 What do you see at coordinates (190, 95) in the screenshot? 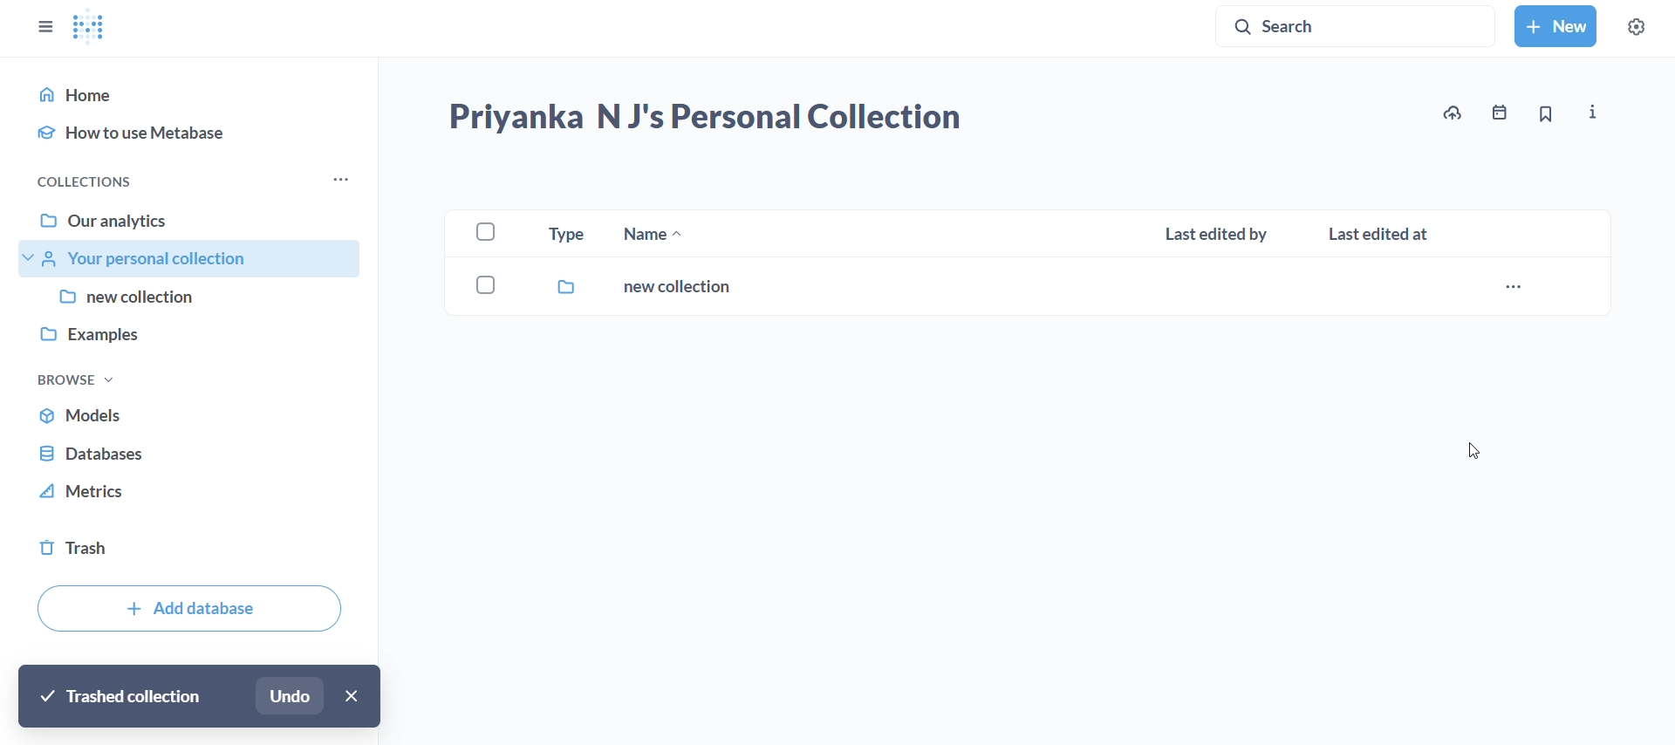
I see `home` at bounding box center [190, 95].